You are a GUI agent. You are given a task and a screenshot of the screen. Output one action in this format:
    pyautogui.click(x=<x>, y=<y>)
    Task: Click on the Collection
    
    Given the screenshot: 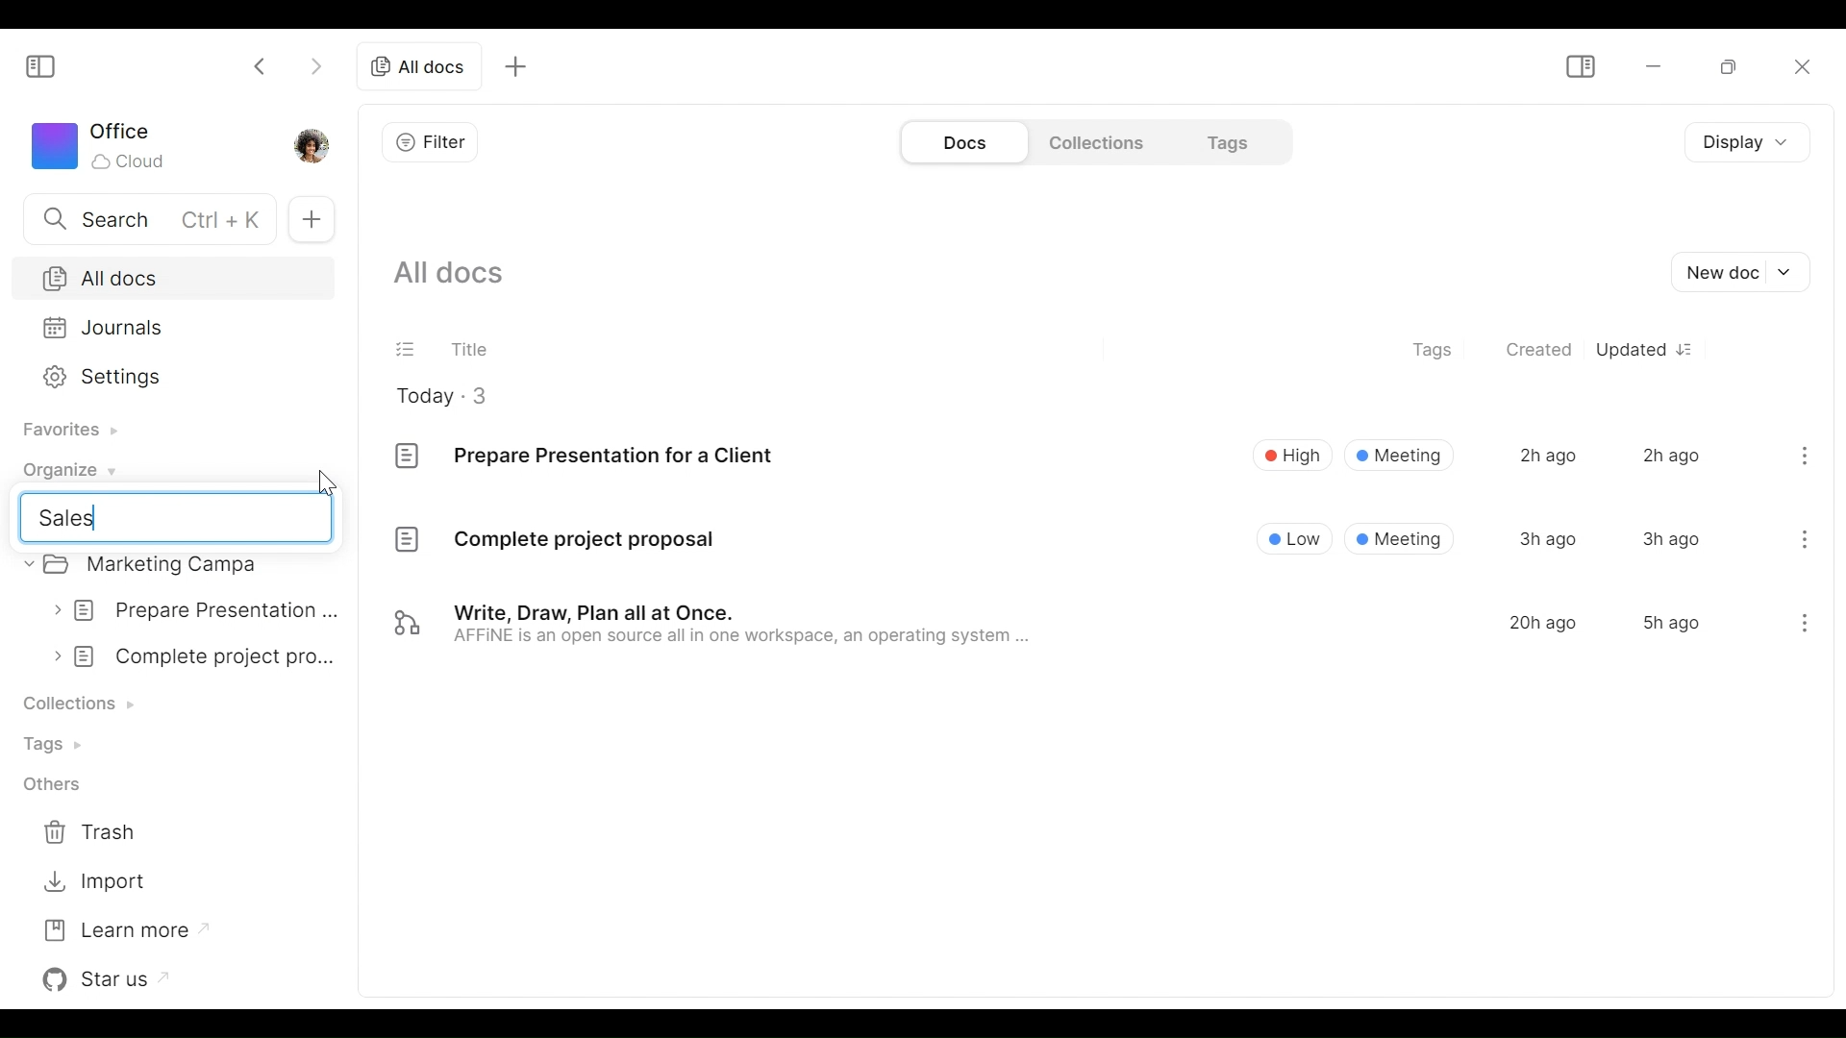 What is the action you would take?
    pyautogui.click(x=88, y=700)
    